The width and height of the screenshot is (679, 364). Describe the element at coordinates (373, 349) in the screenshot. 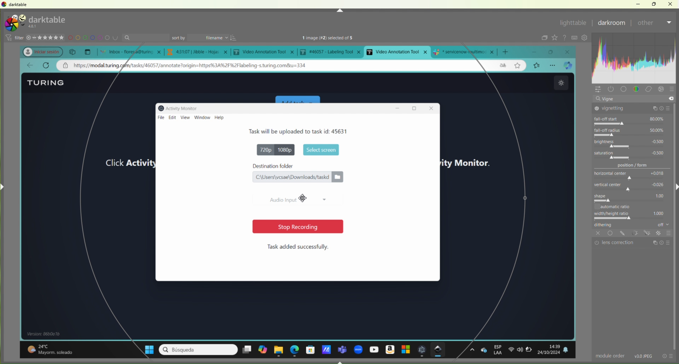

I see `youtube` at that location.